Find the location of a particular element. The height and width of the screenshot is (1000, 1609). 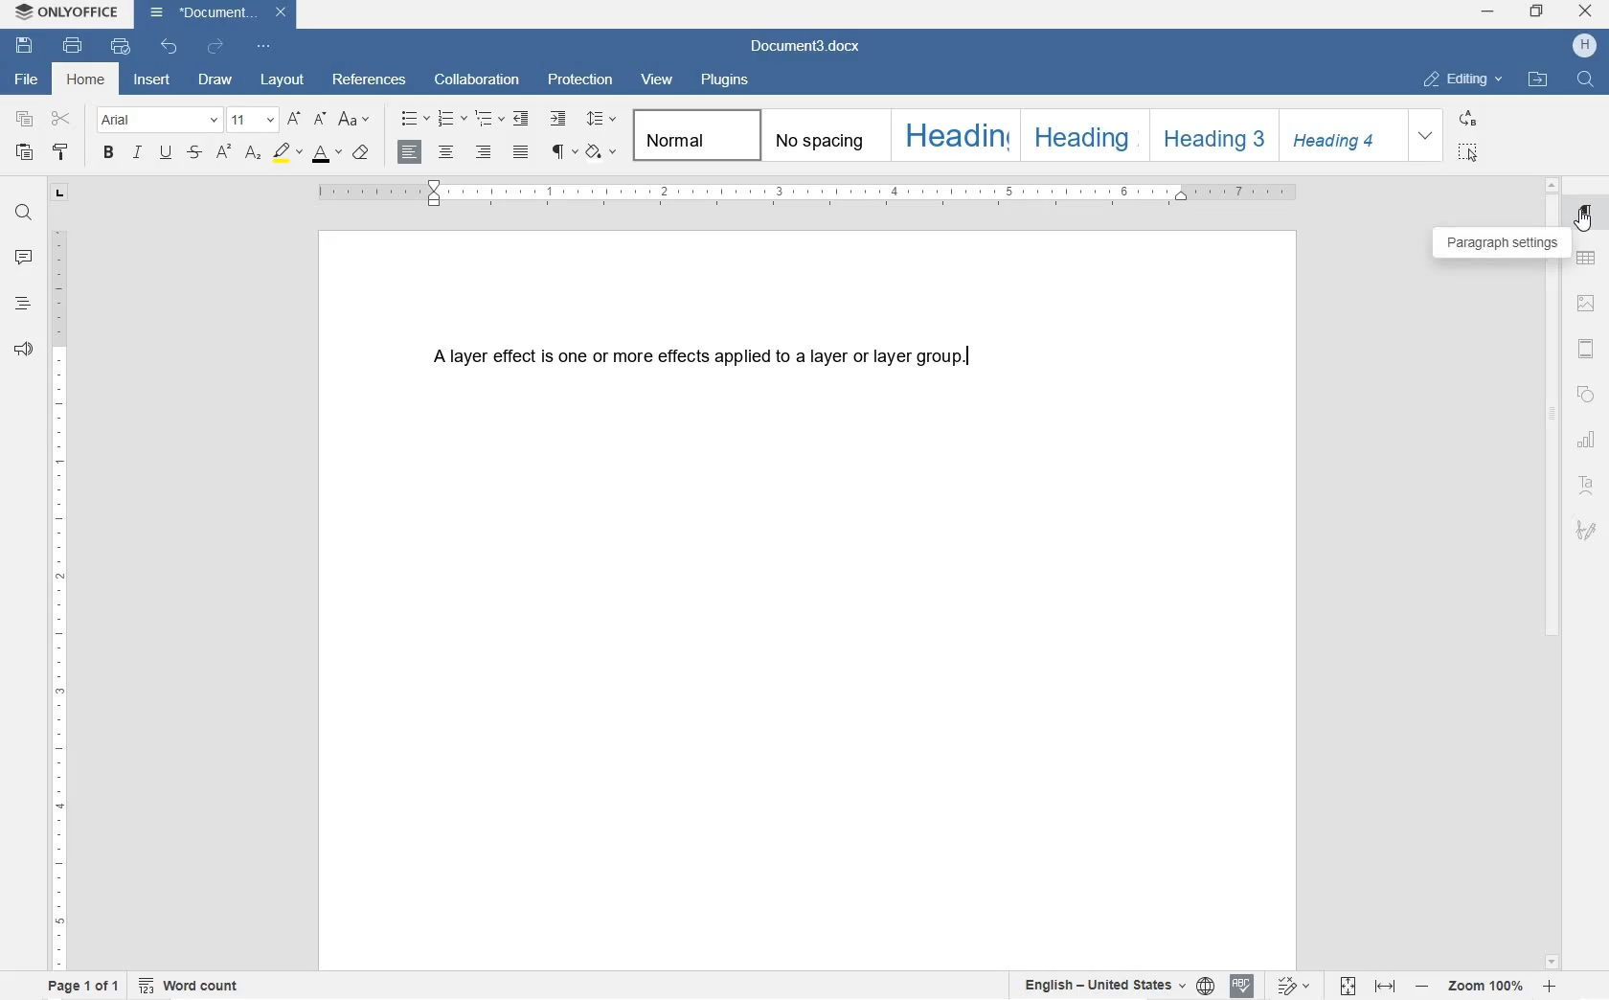

HEADING 4 is located at coordinates (1341, 135).